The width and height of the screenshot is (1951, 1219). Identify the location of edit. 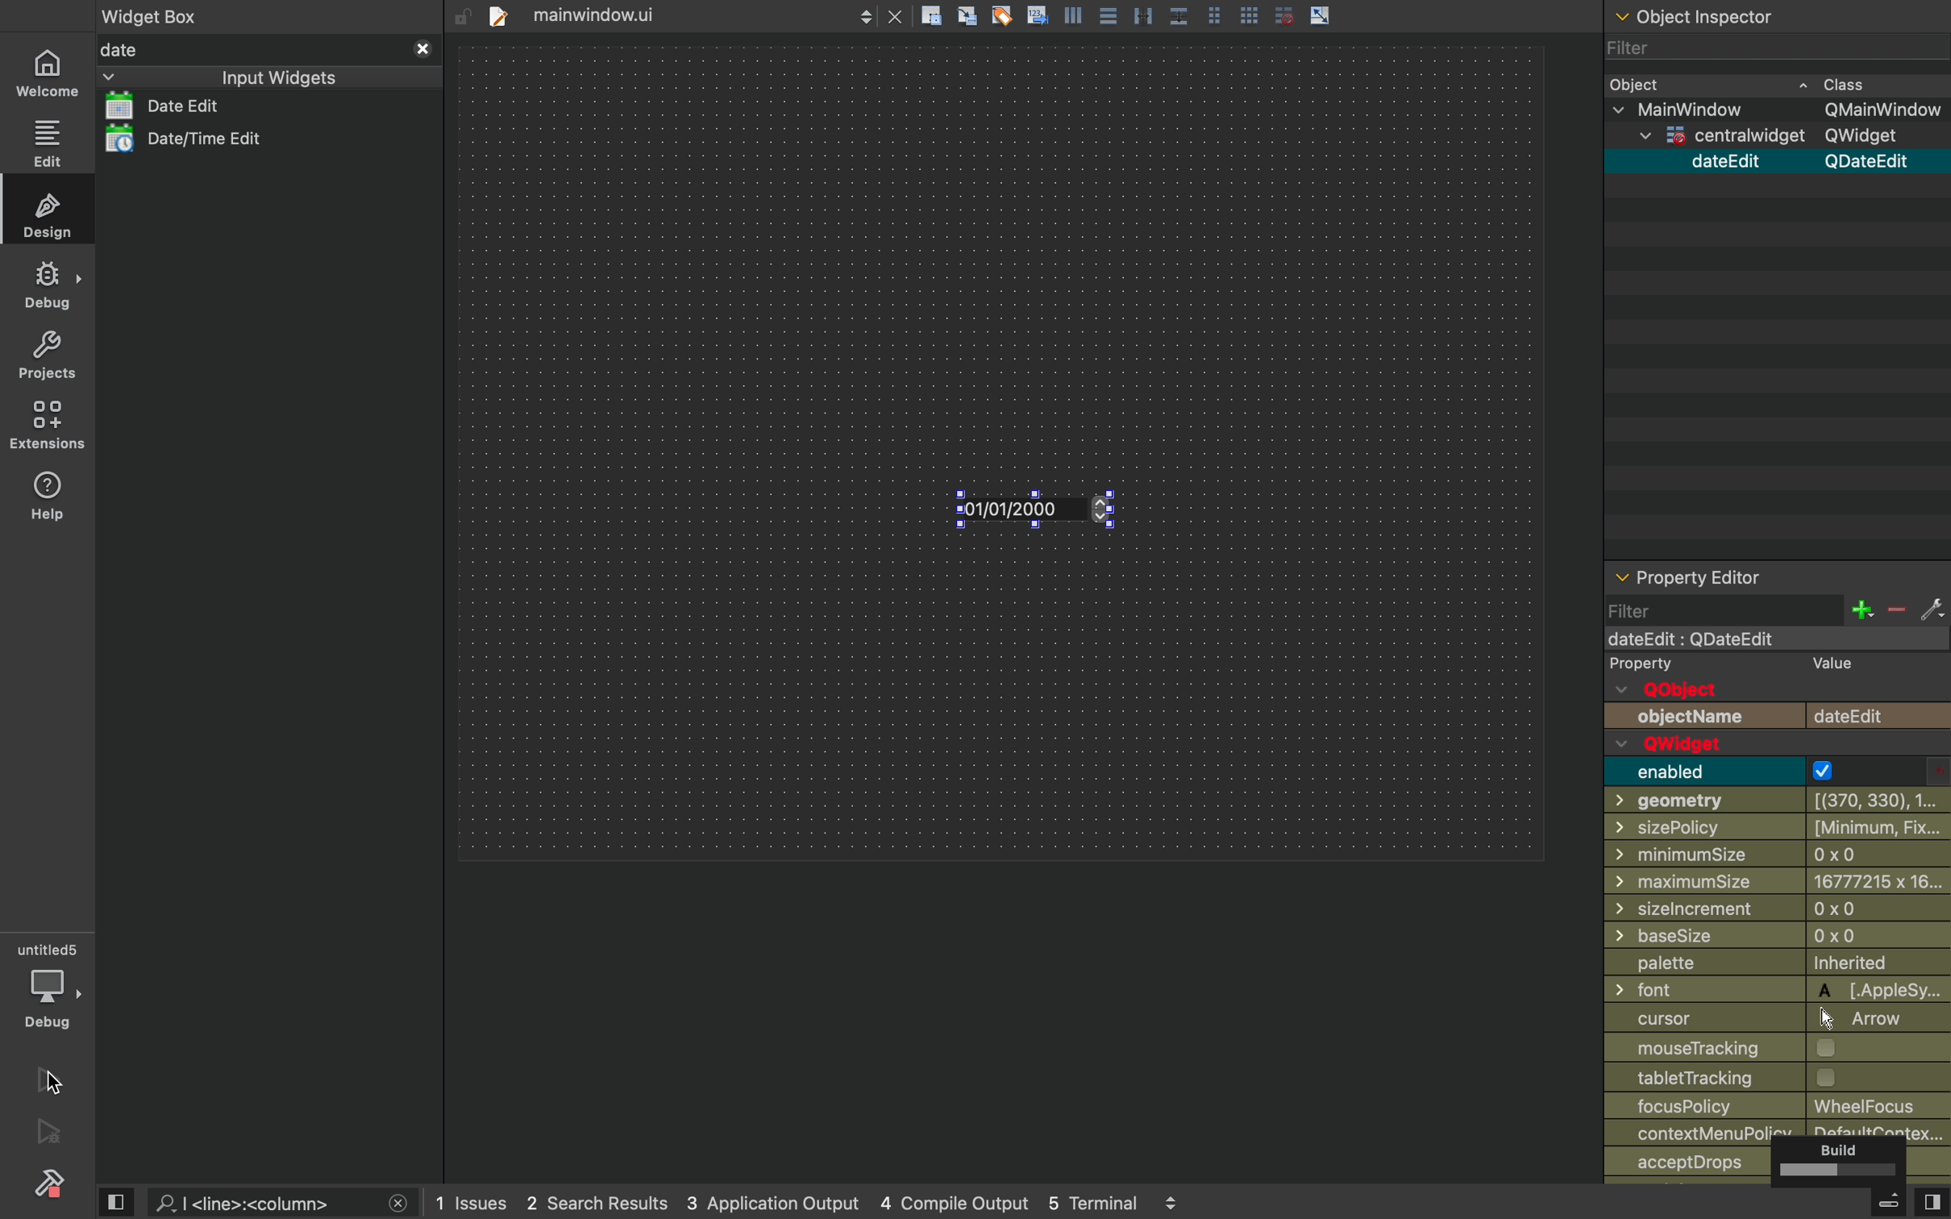
(46, 143).